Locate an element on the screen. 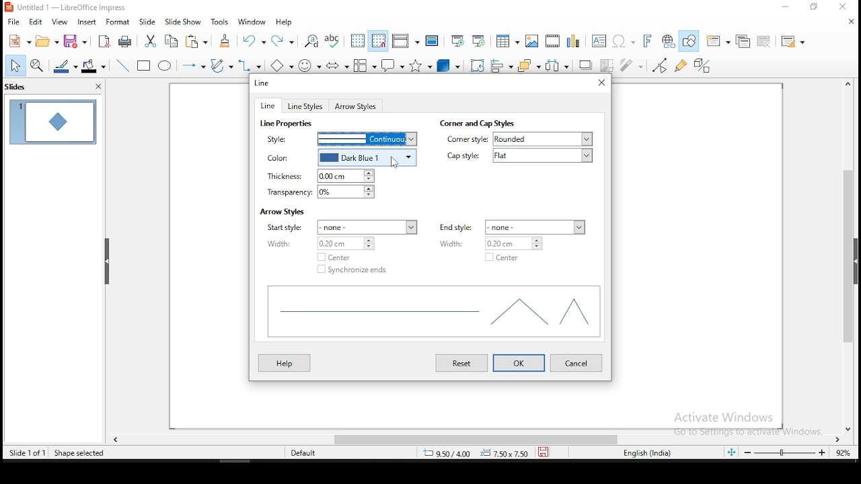 The height and width of the screenshot is (484, 861). show draw functions is located at coordinates (690, 40).